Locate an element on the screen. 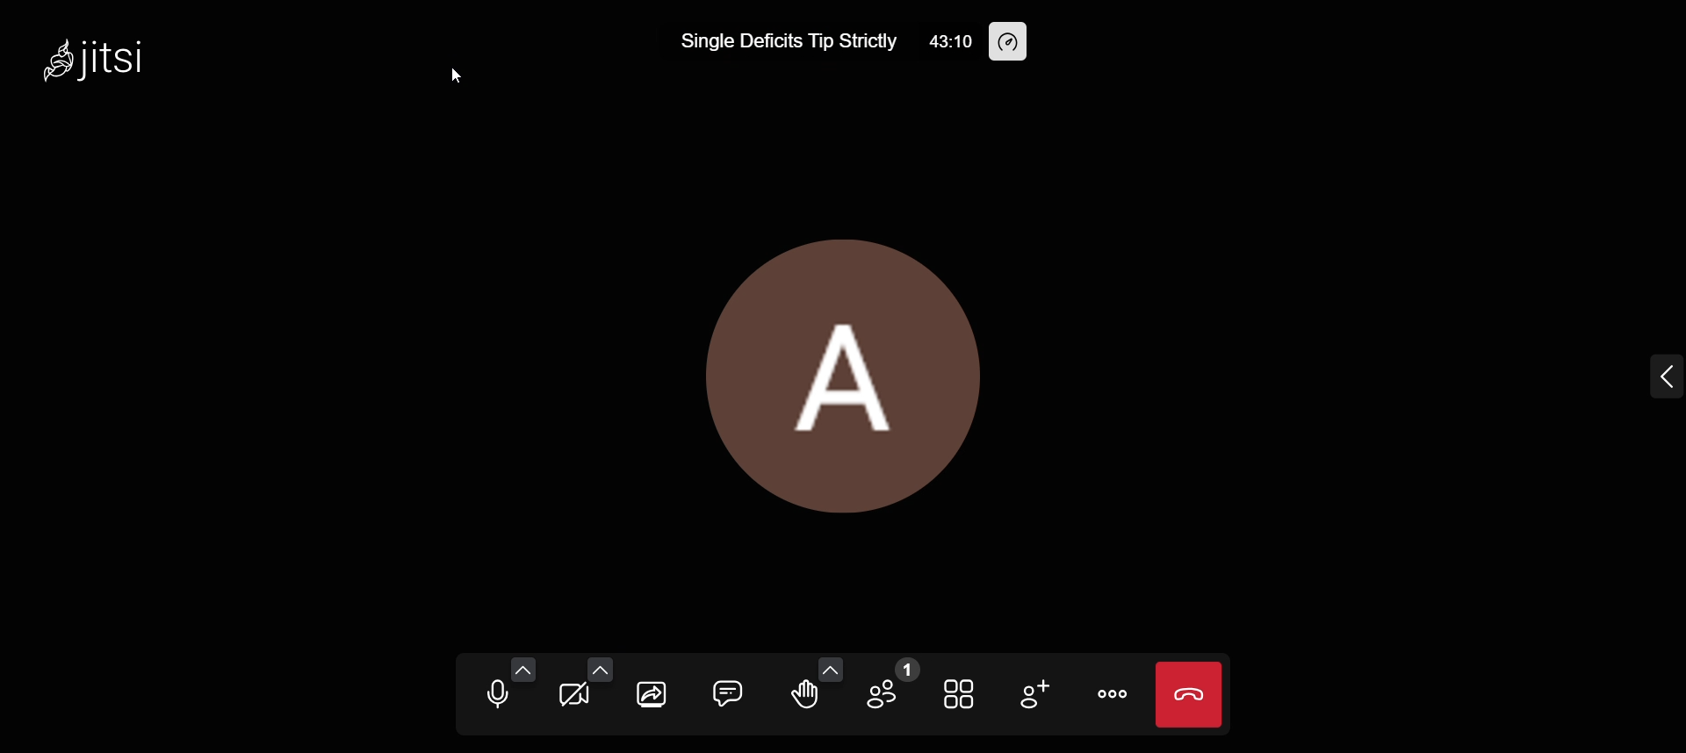 Image resolution: width=1686 pixels, height=753 pixels. video setting is located at coordinates (600, 668).